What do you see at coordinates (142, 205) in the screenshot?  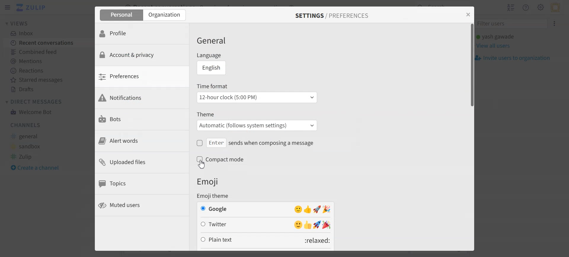 I see `Muted users` at bounding box center [142, 205].